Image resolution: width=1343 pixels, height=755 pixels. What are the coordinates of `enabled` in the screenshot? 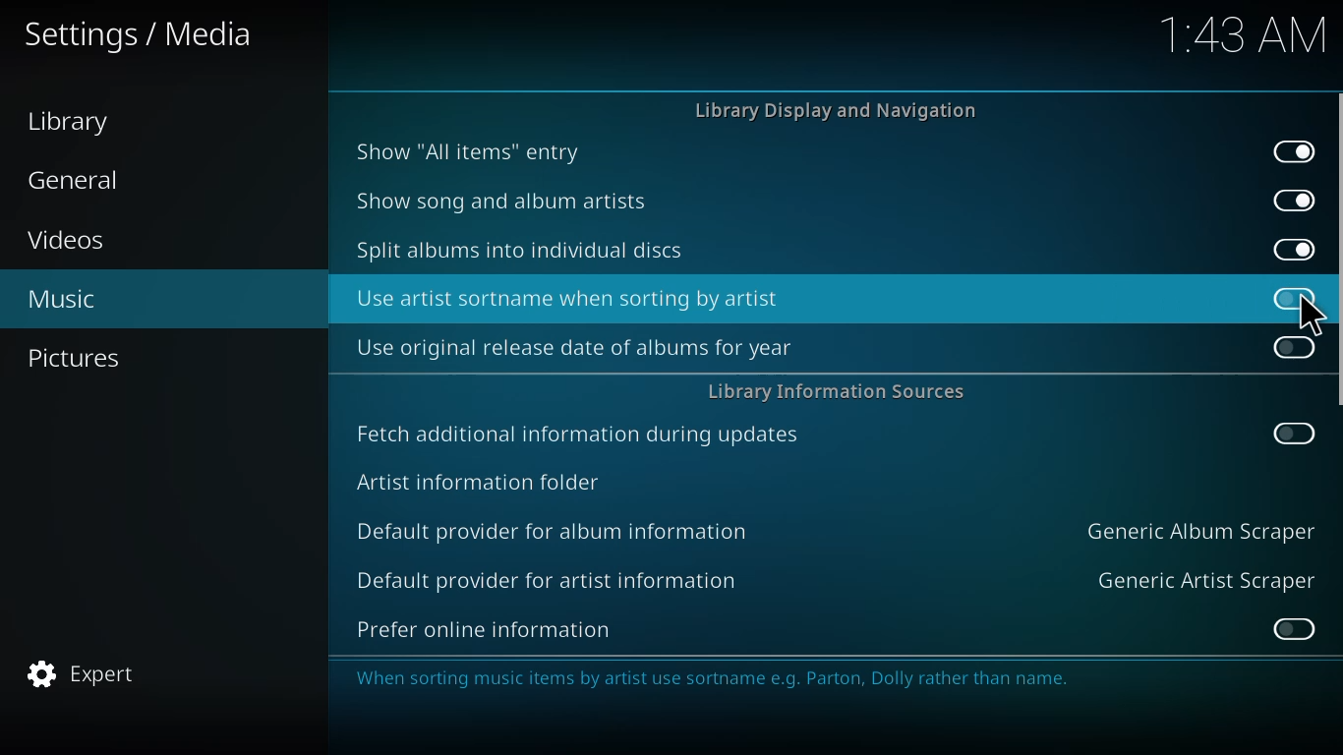 It's located at (1294, 200).